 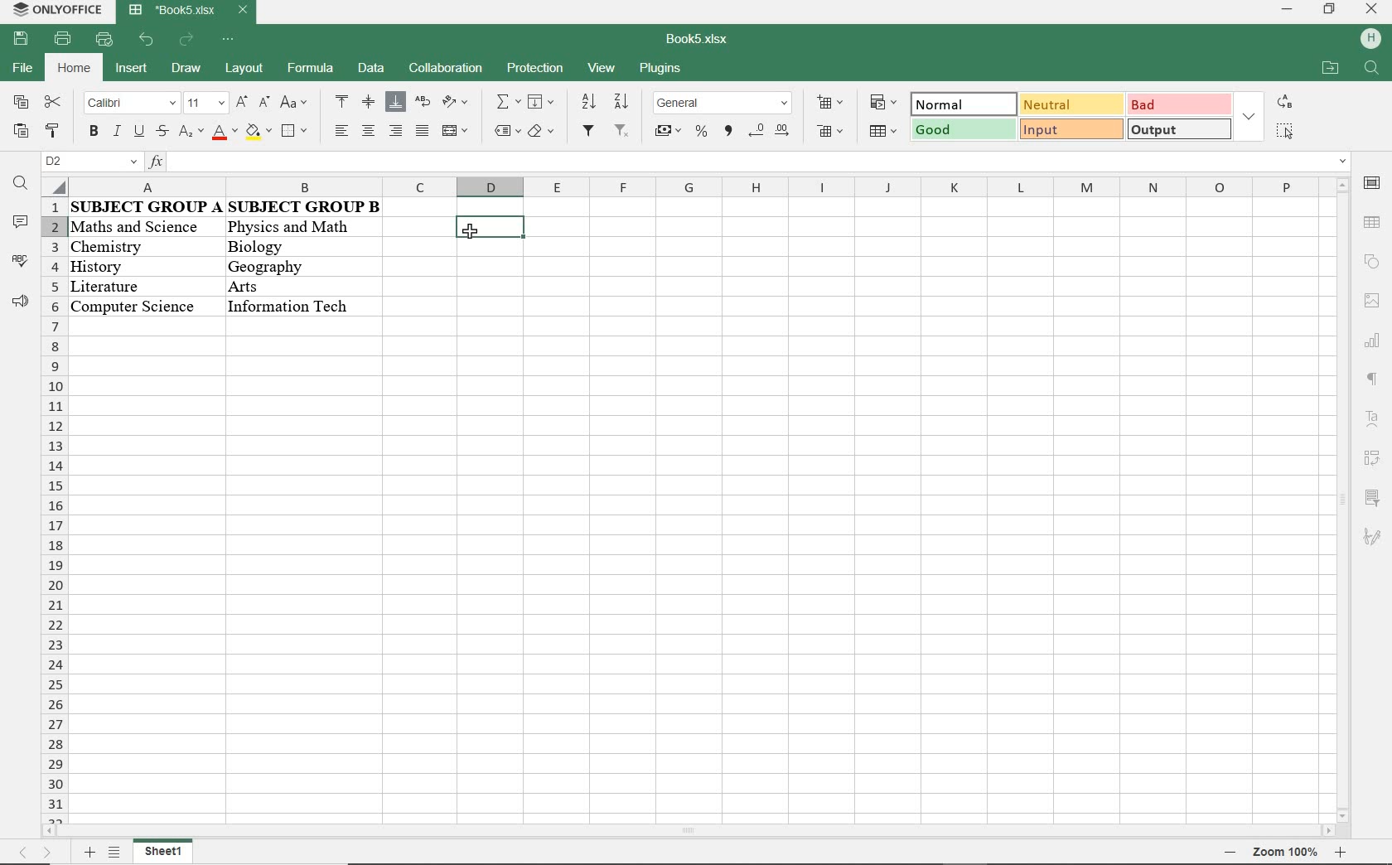 What do you see at coordinates (506, 131) in the screenshot?
I see `named ranges` at bounding box center [506, 131].